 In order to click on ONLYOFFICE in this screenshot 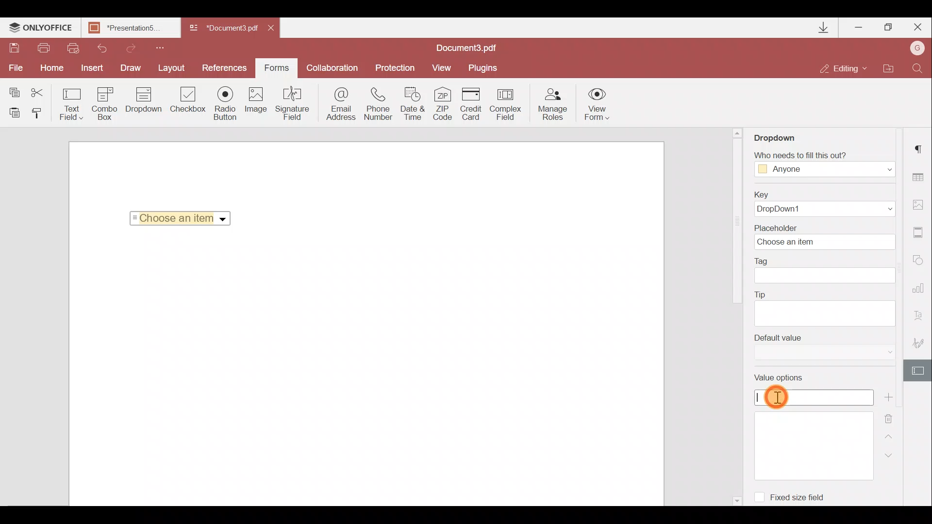, I will do `click(41, 29)`.